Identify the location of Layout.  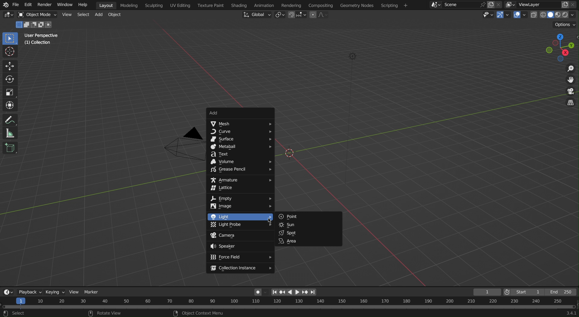
(106, 5).